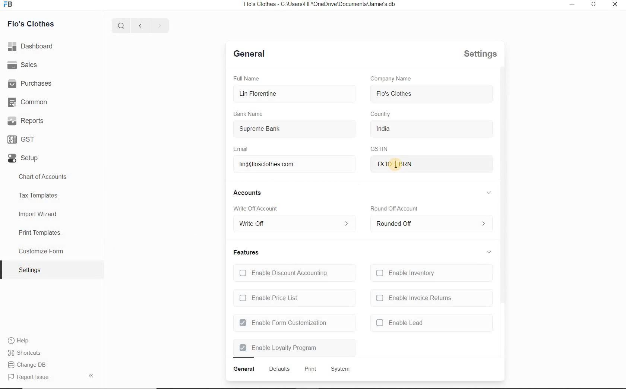 The width and height of the screenshot is (626, 389). Describe the element at coordinates (393, 129) in the screenshot. I see `india` at that location.